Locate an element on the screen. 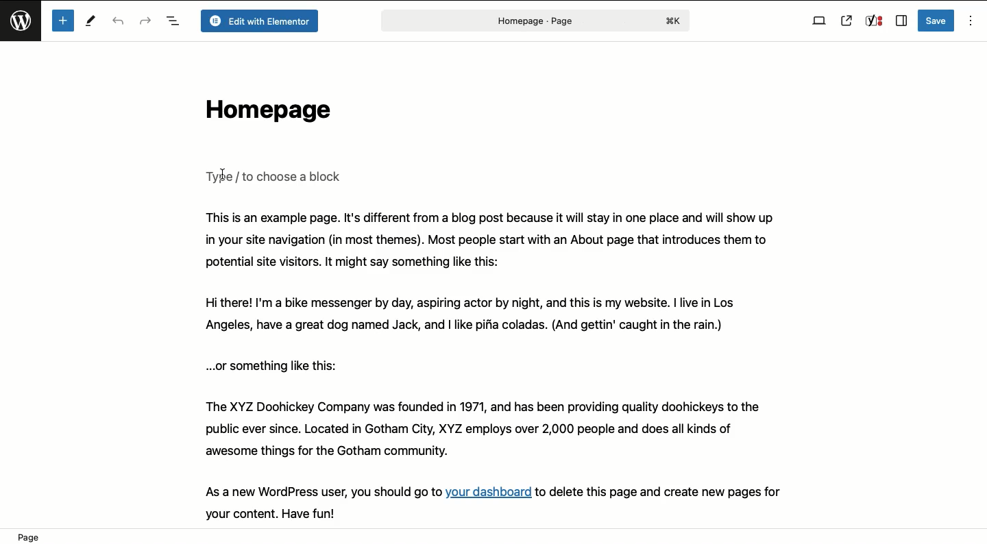 This screenshot has width=987, height=544. Redo is located at coordinates (145, 20).